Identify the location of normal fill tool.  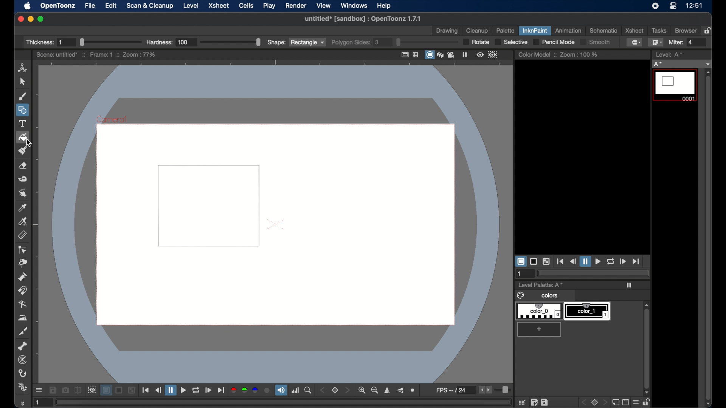
(635, 42).